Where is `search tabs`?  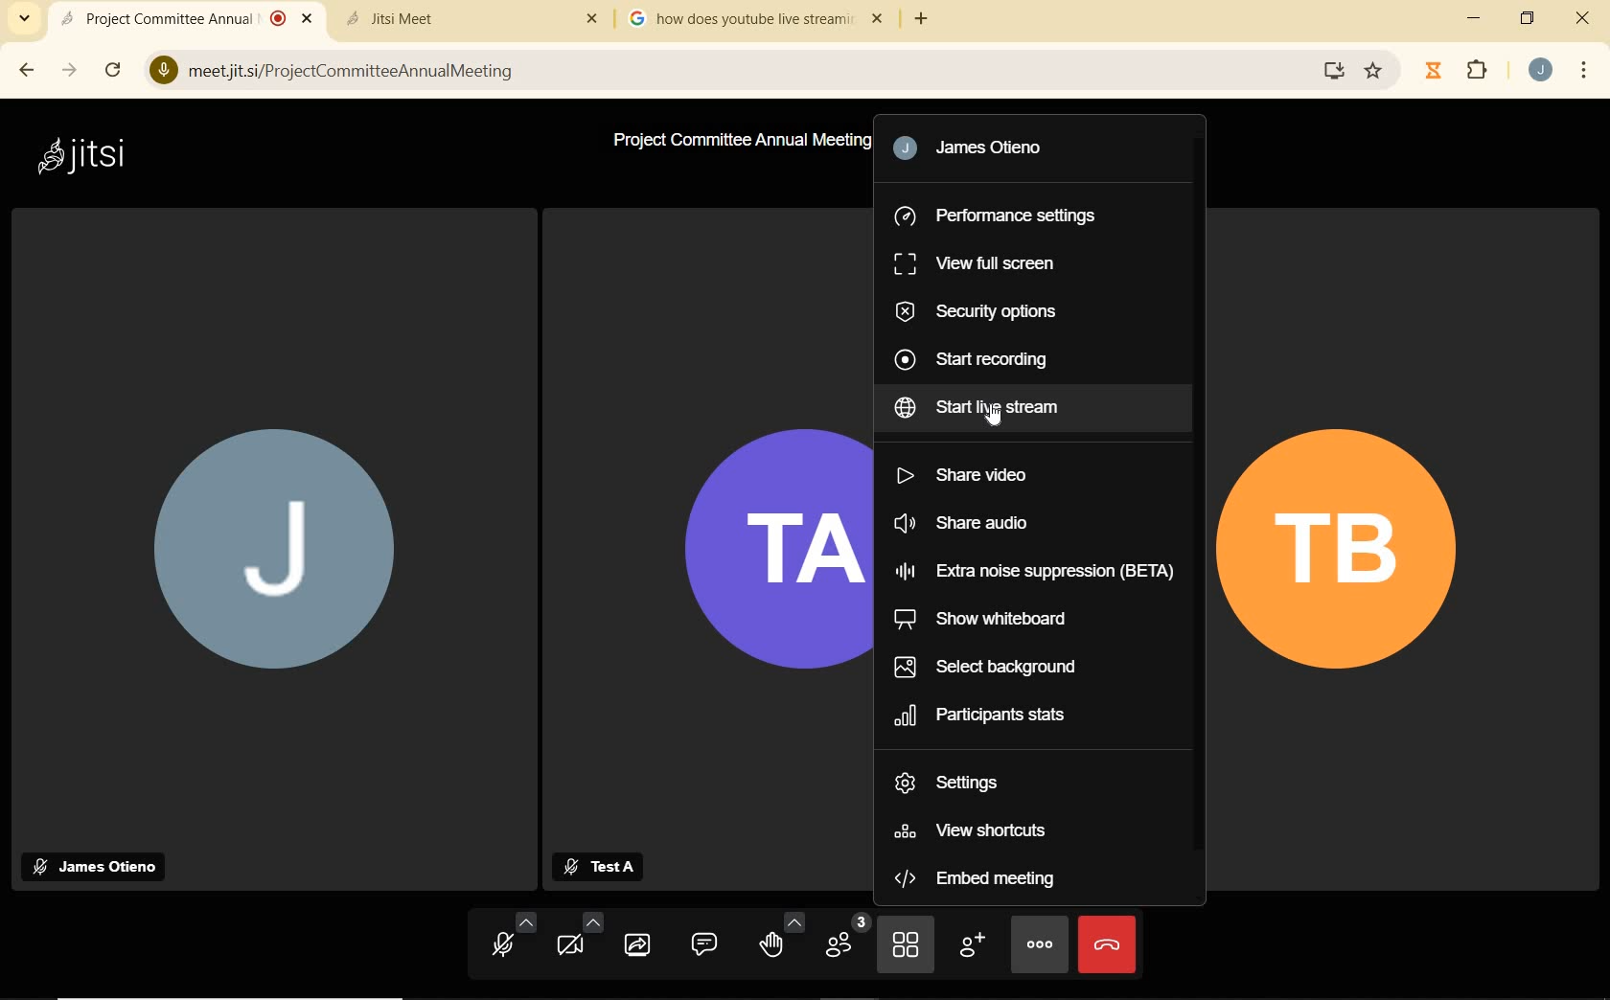
search tabs is located at coordinates (25, 19).